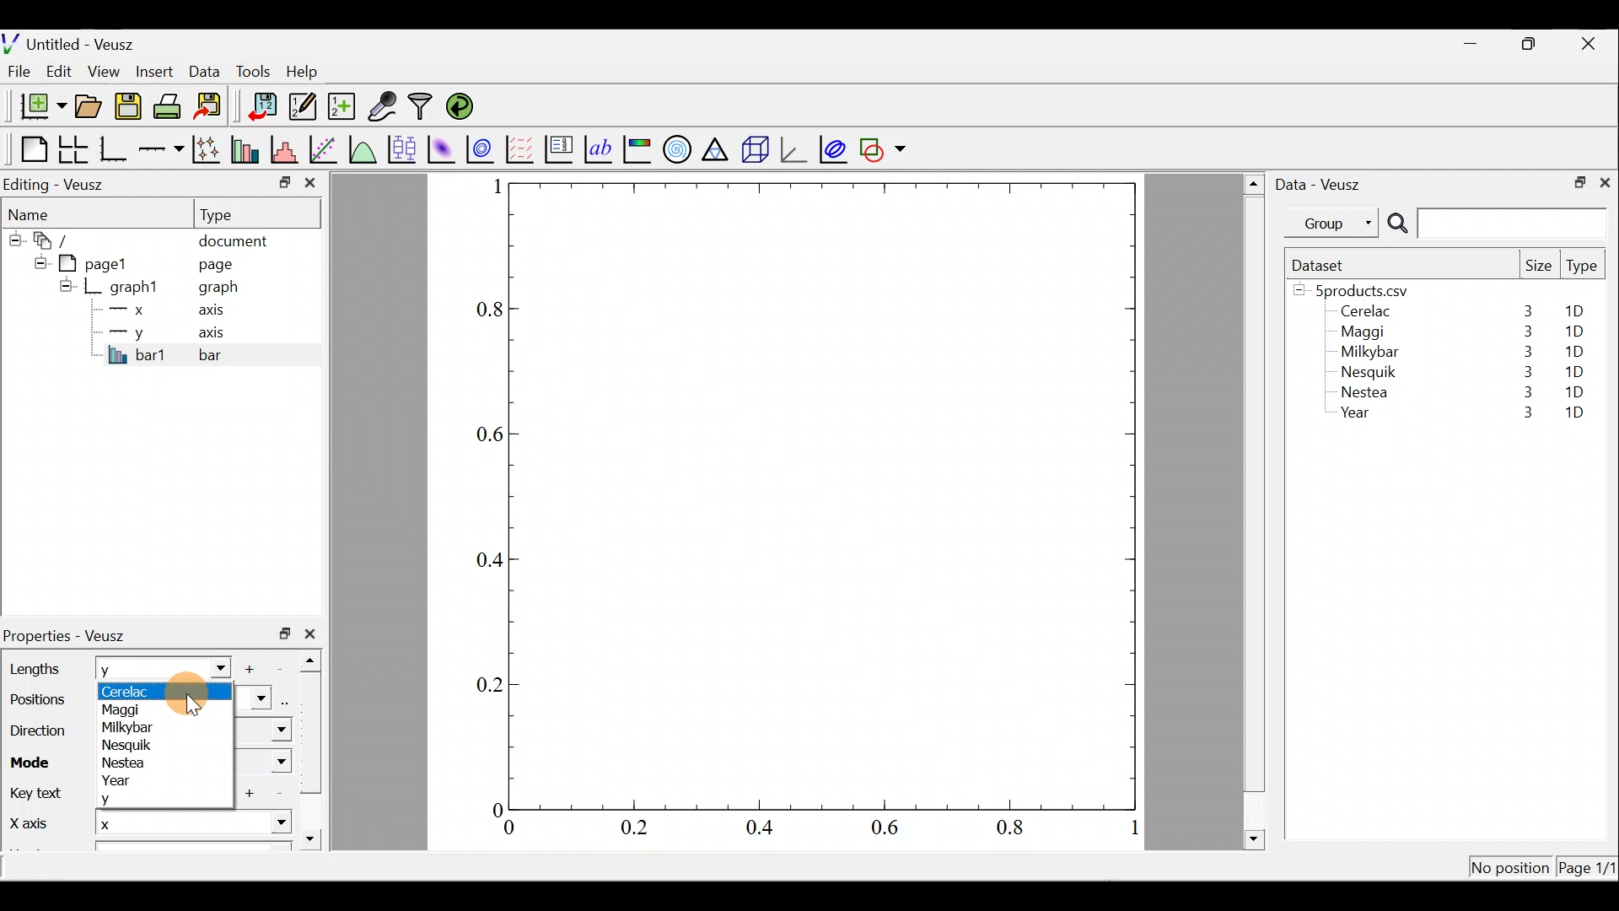 Image resolution: width=1619 pixels, height=911 pixels. What do you see at coordinates (217, 312) in the screenshot?
I see `axis` at bounding box center [217, 312].